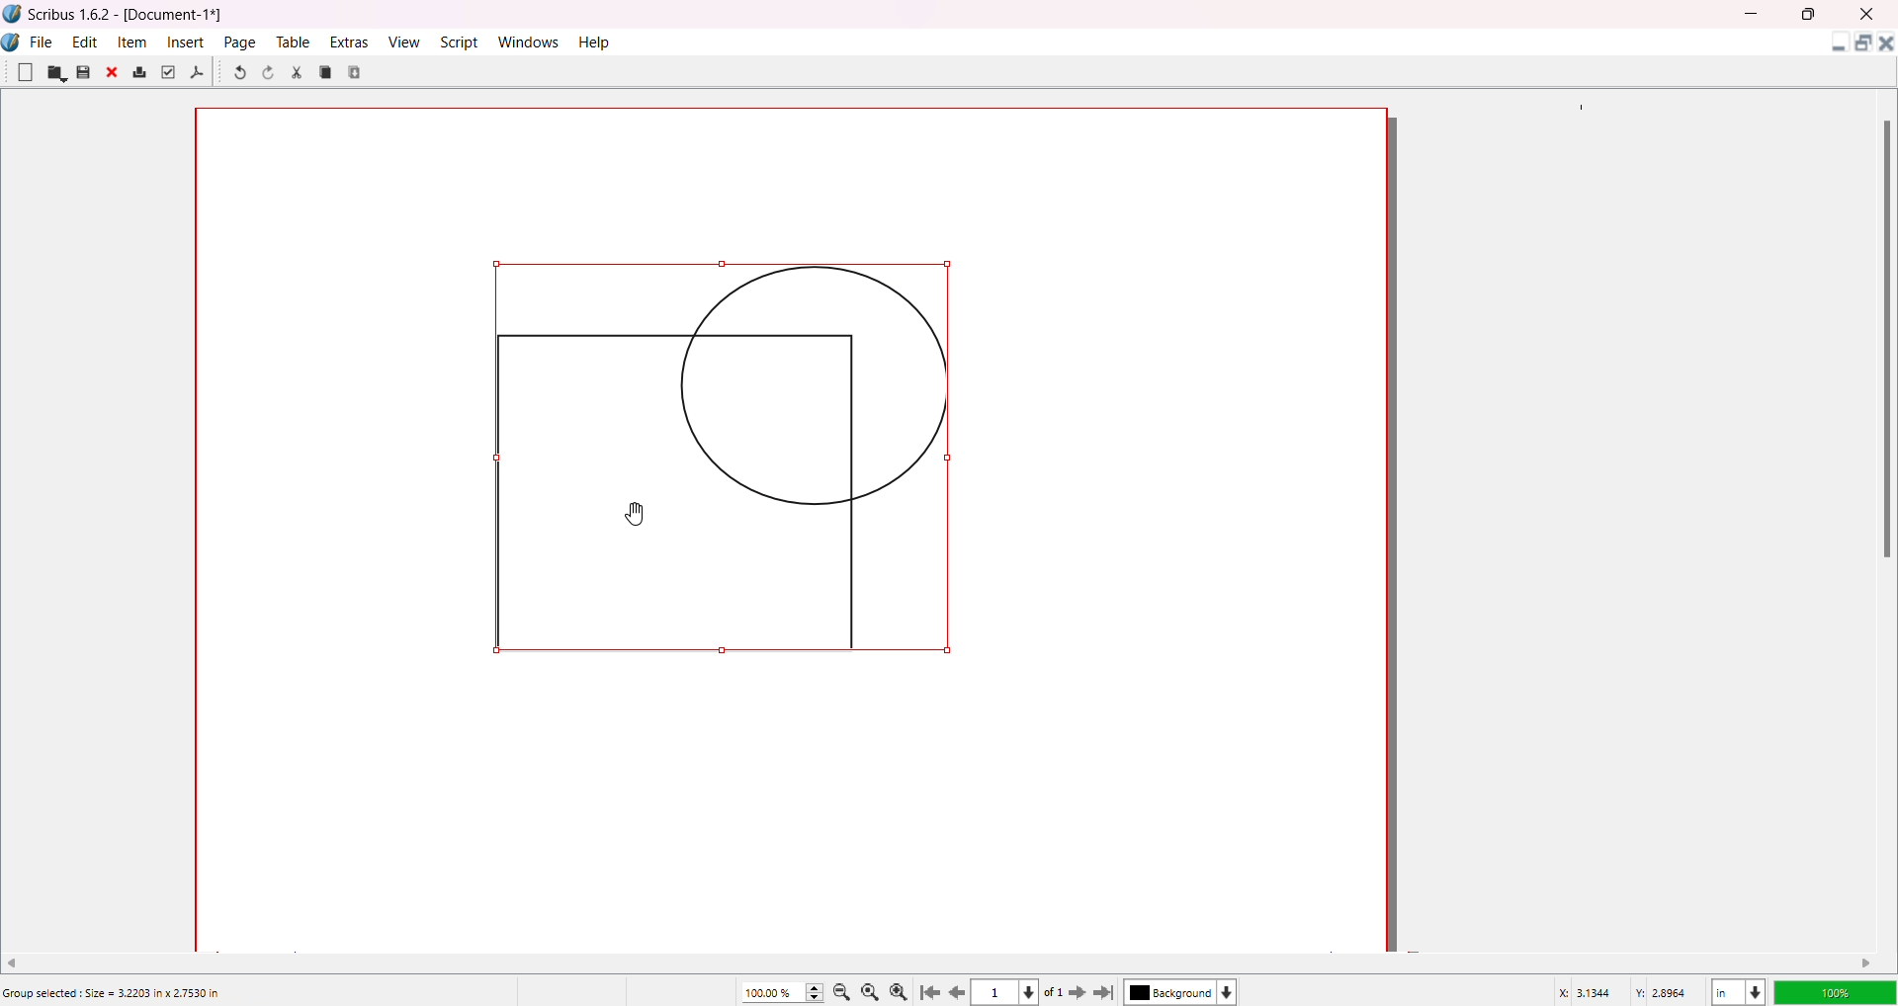 The image size is (1898, 1006). Describe the element at coordinates (134, 42) in the screenshot. I see `Item` at that location.